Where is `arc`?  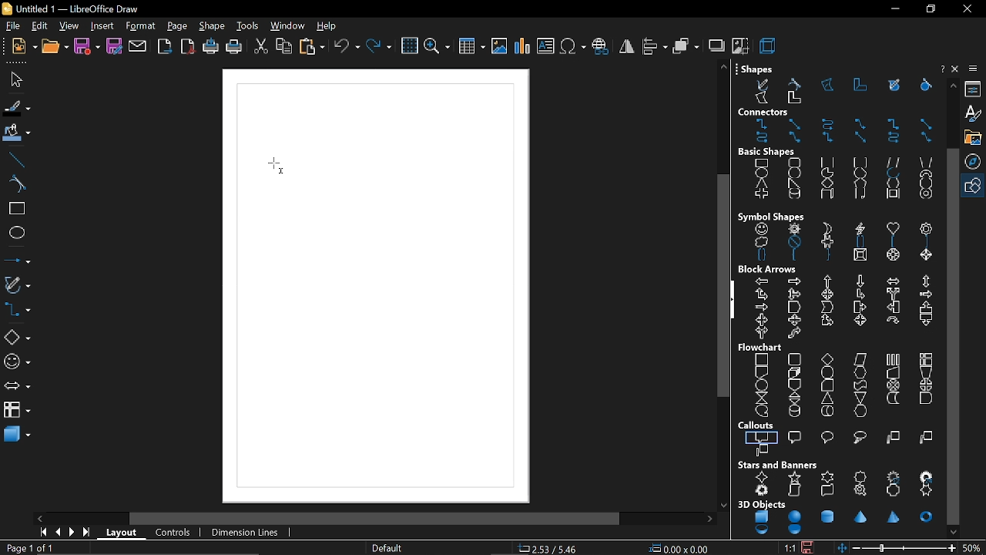 arc is located at coordinates (892, 173).